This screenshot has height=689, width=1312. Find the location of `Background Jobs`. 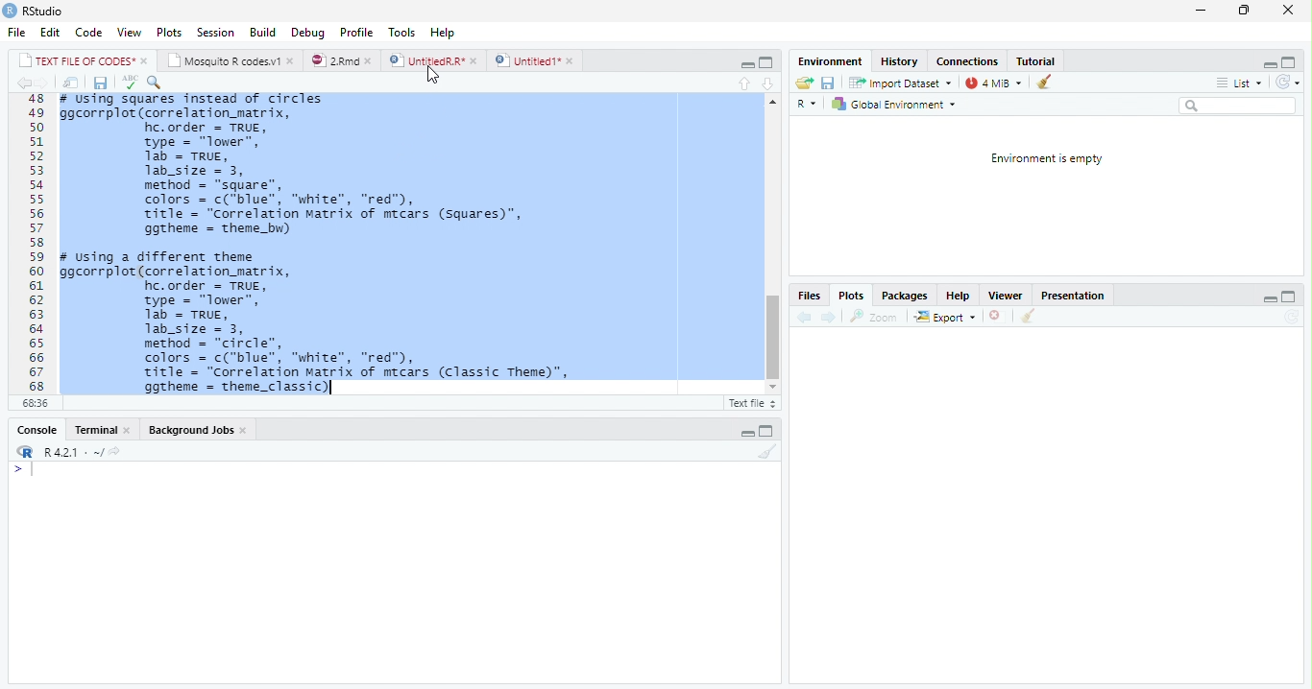

Background Jobs is located at coordinates (197, 432).